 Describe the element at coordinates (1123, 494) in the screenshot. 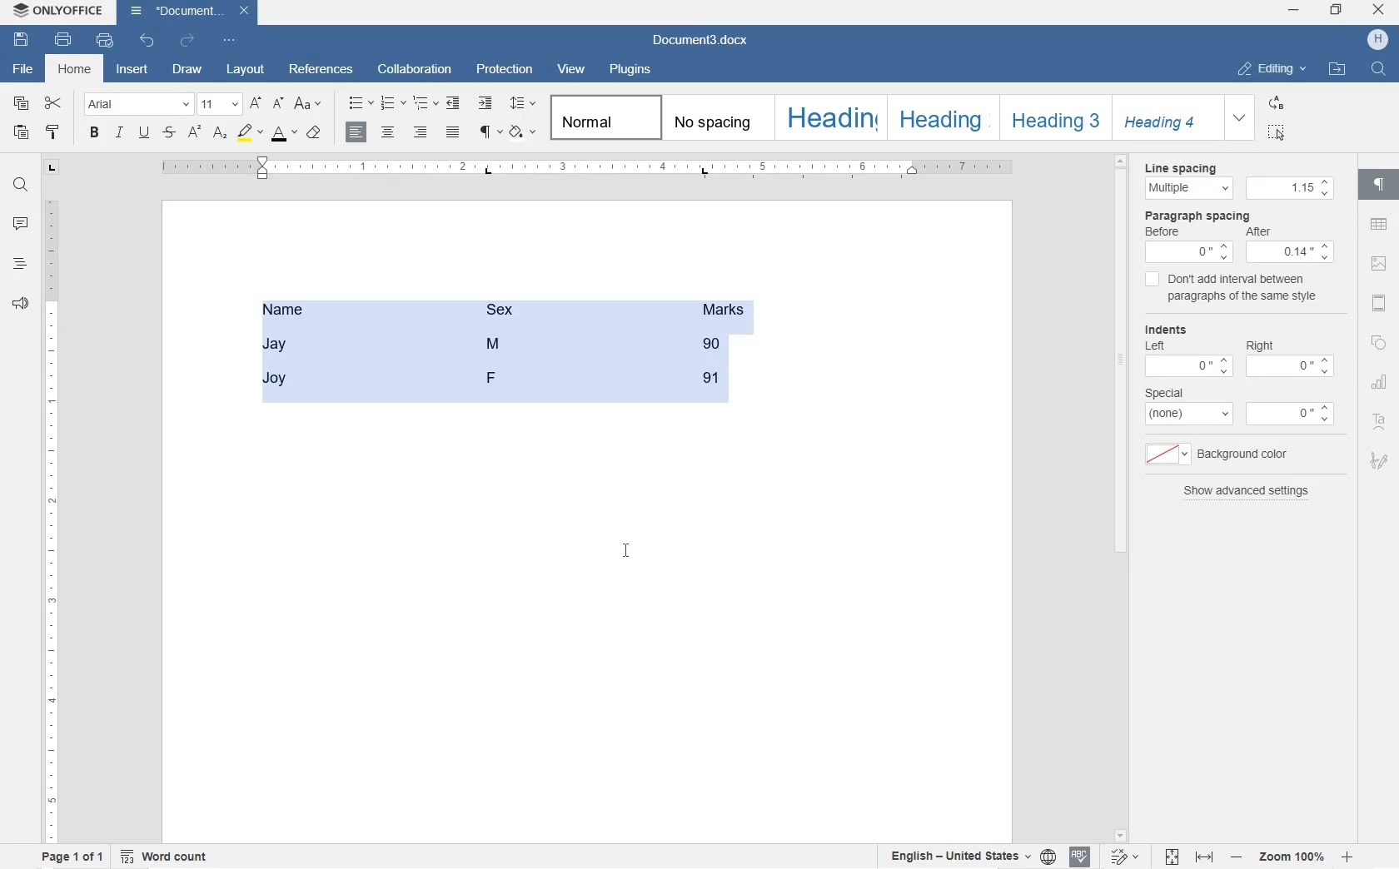

I see `scrollbar` at that location.